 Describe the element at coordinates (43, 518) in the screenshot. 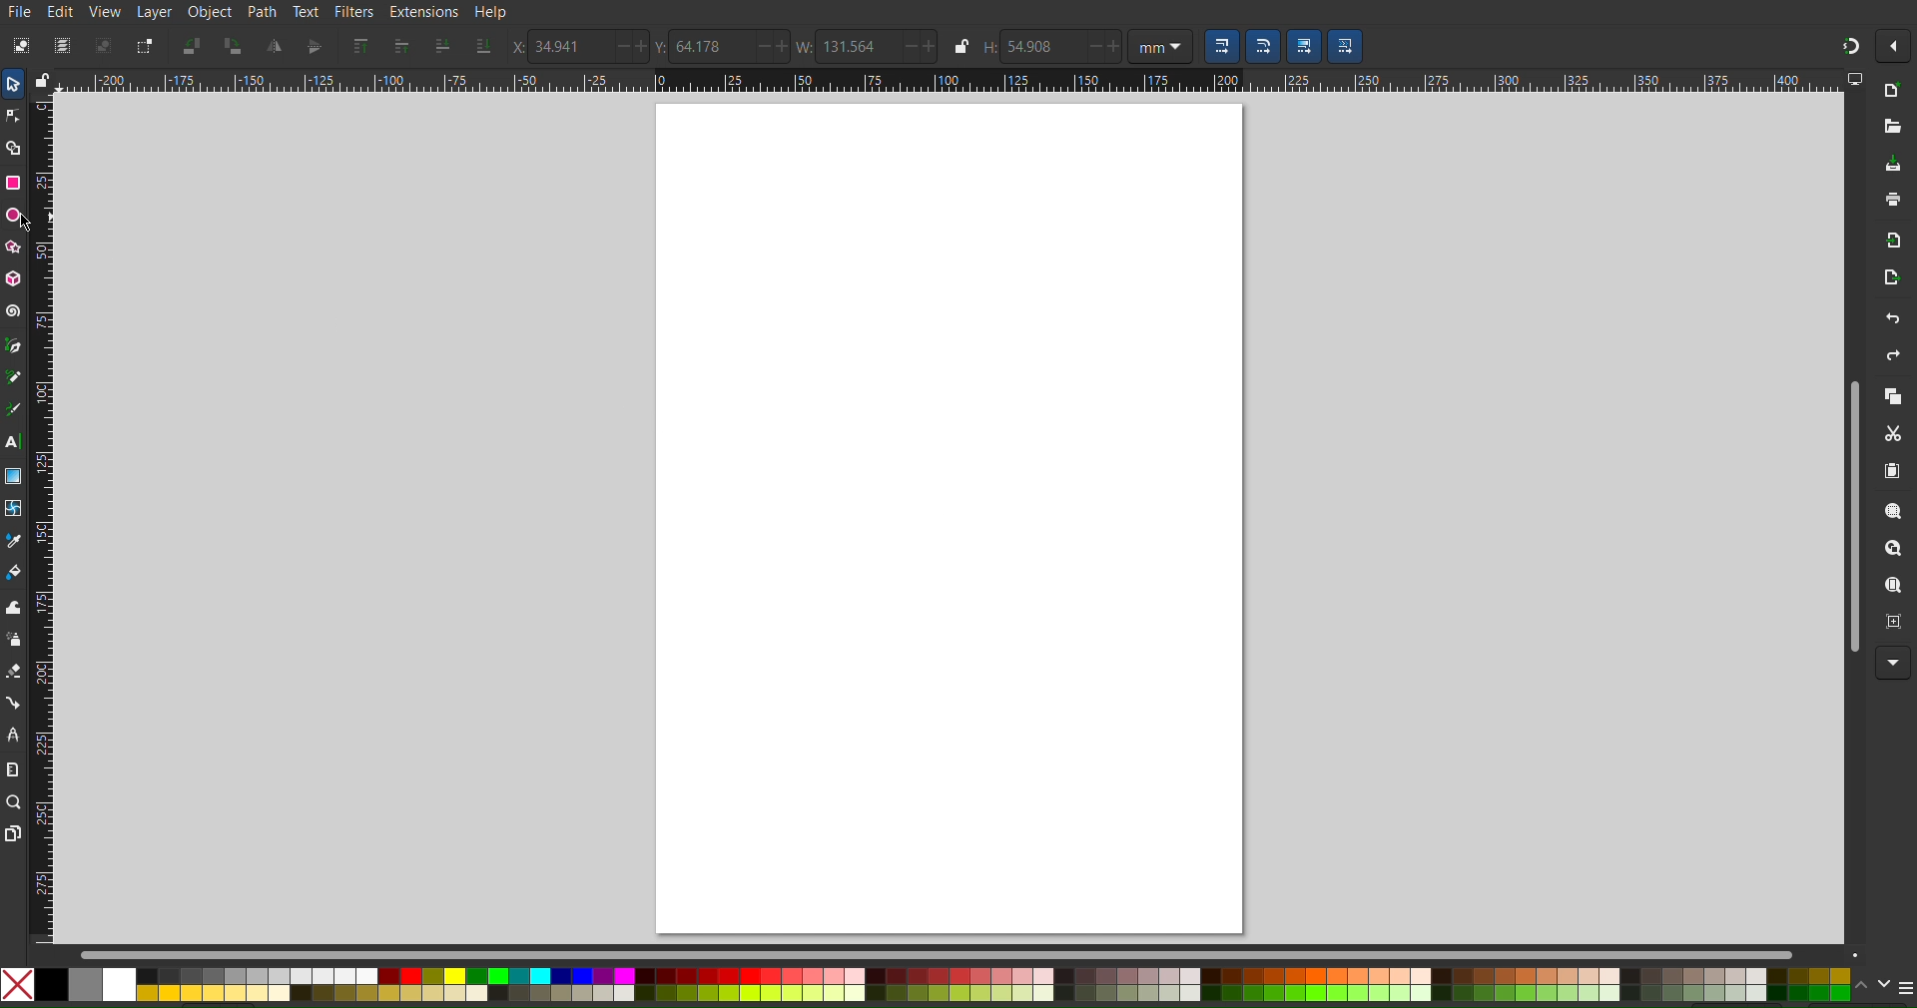

I see `Vertical Ruler` at that location.